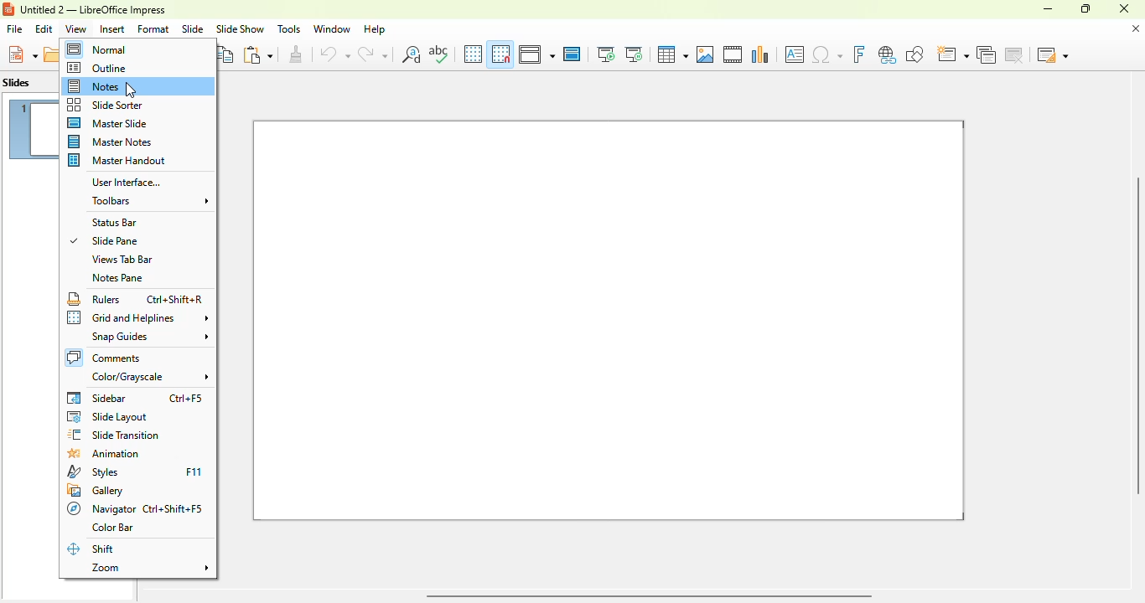 This screenshot has height=603, width=1145. Describe the element at coordinates (1135, 335) in the screenshot. I see `vertical scroll bar` at that location.